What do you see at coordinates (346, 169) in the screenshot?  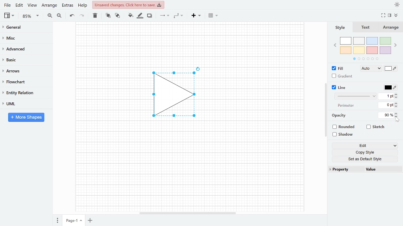 I see `Property` at bounding box center [346, 169].